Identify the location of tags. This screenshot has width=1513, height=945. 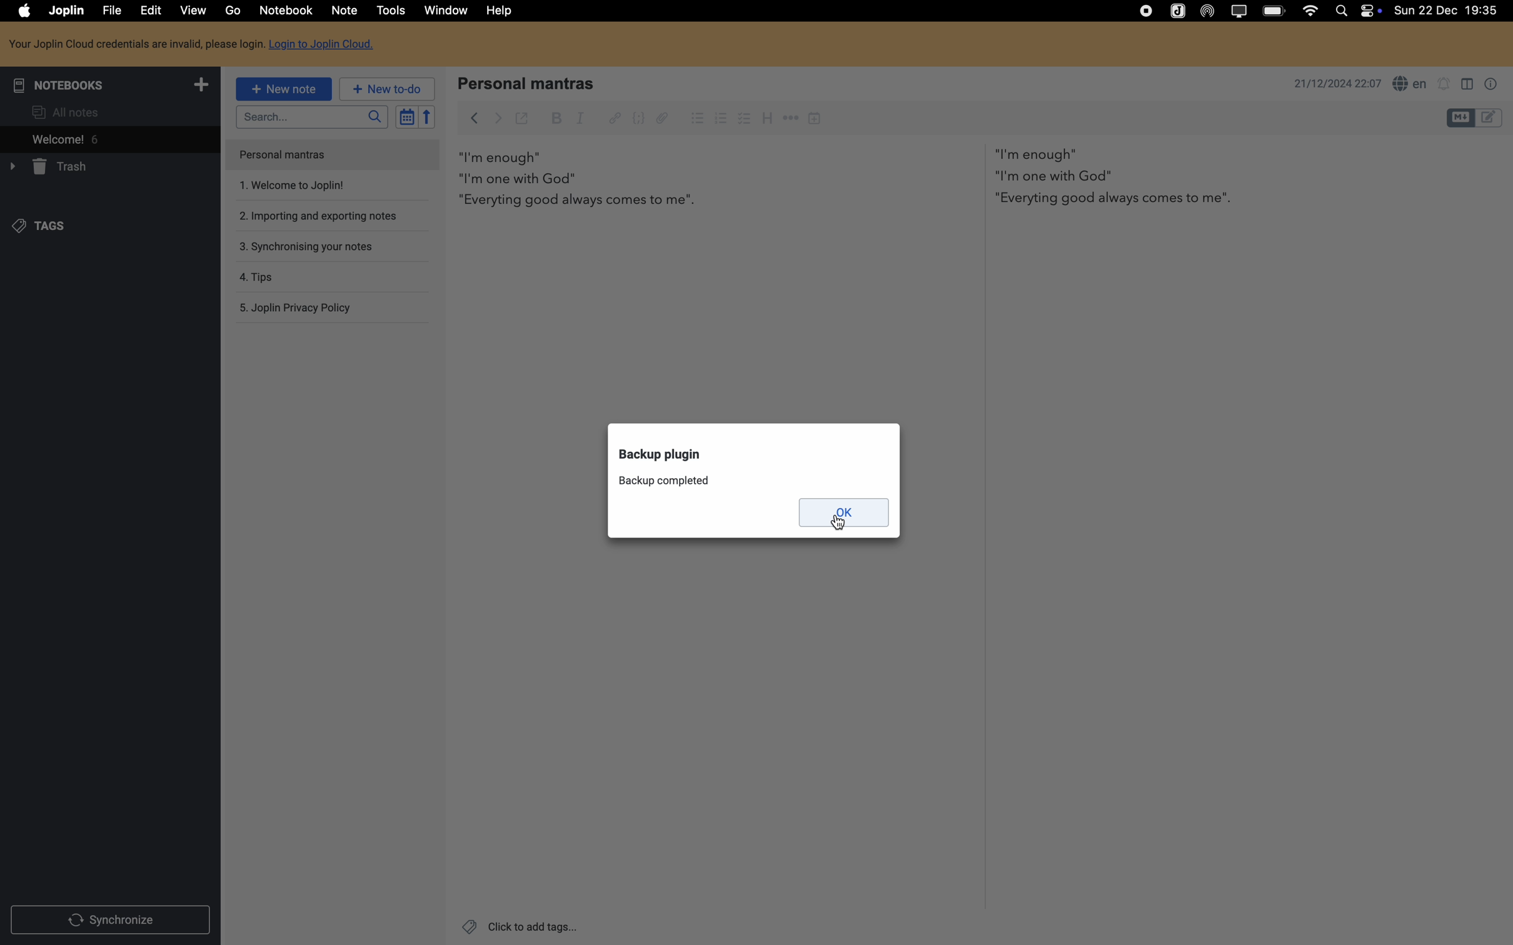
(41, 225).